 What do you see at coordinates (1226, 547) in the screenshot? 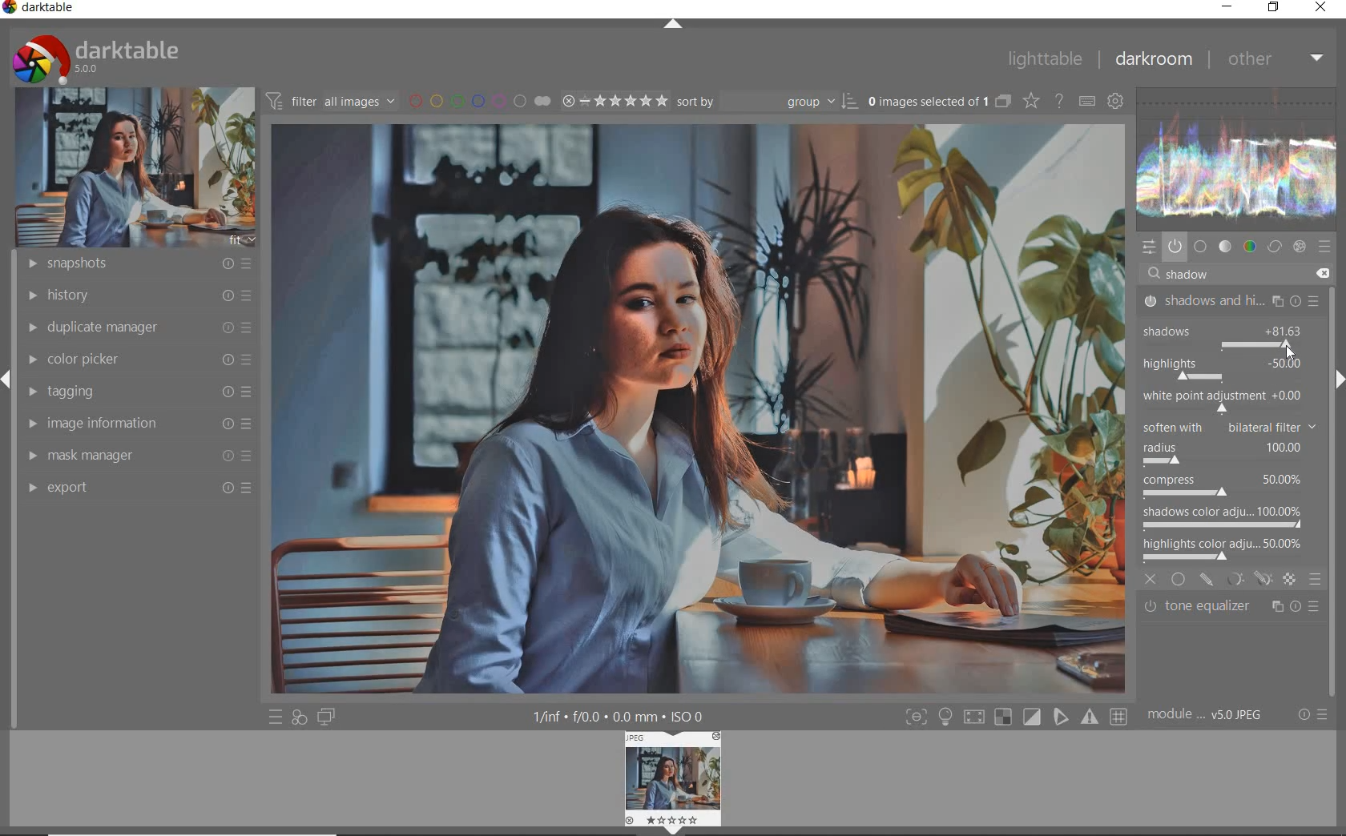
I see `highlights color adjustment` at bounding box center [1226, 547].